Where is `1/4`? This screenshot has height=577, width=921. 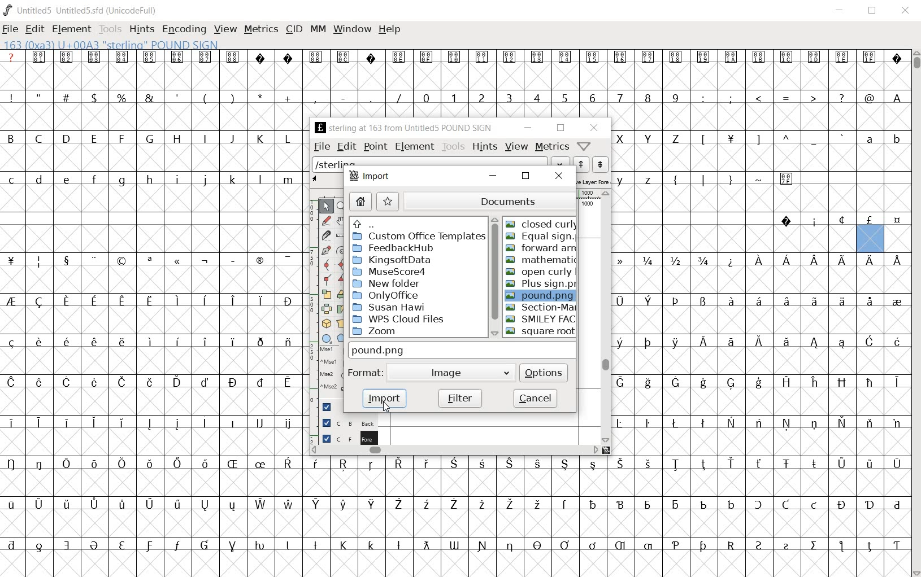
1/4 is located at coordinates (648, 260).